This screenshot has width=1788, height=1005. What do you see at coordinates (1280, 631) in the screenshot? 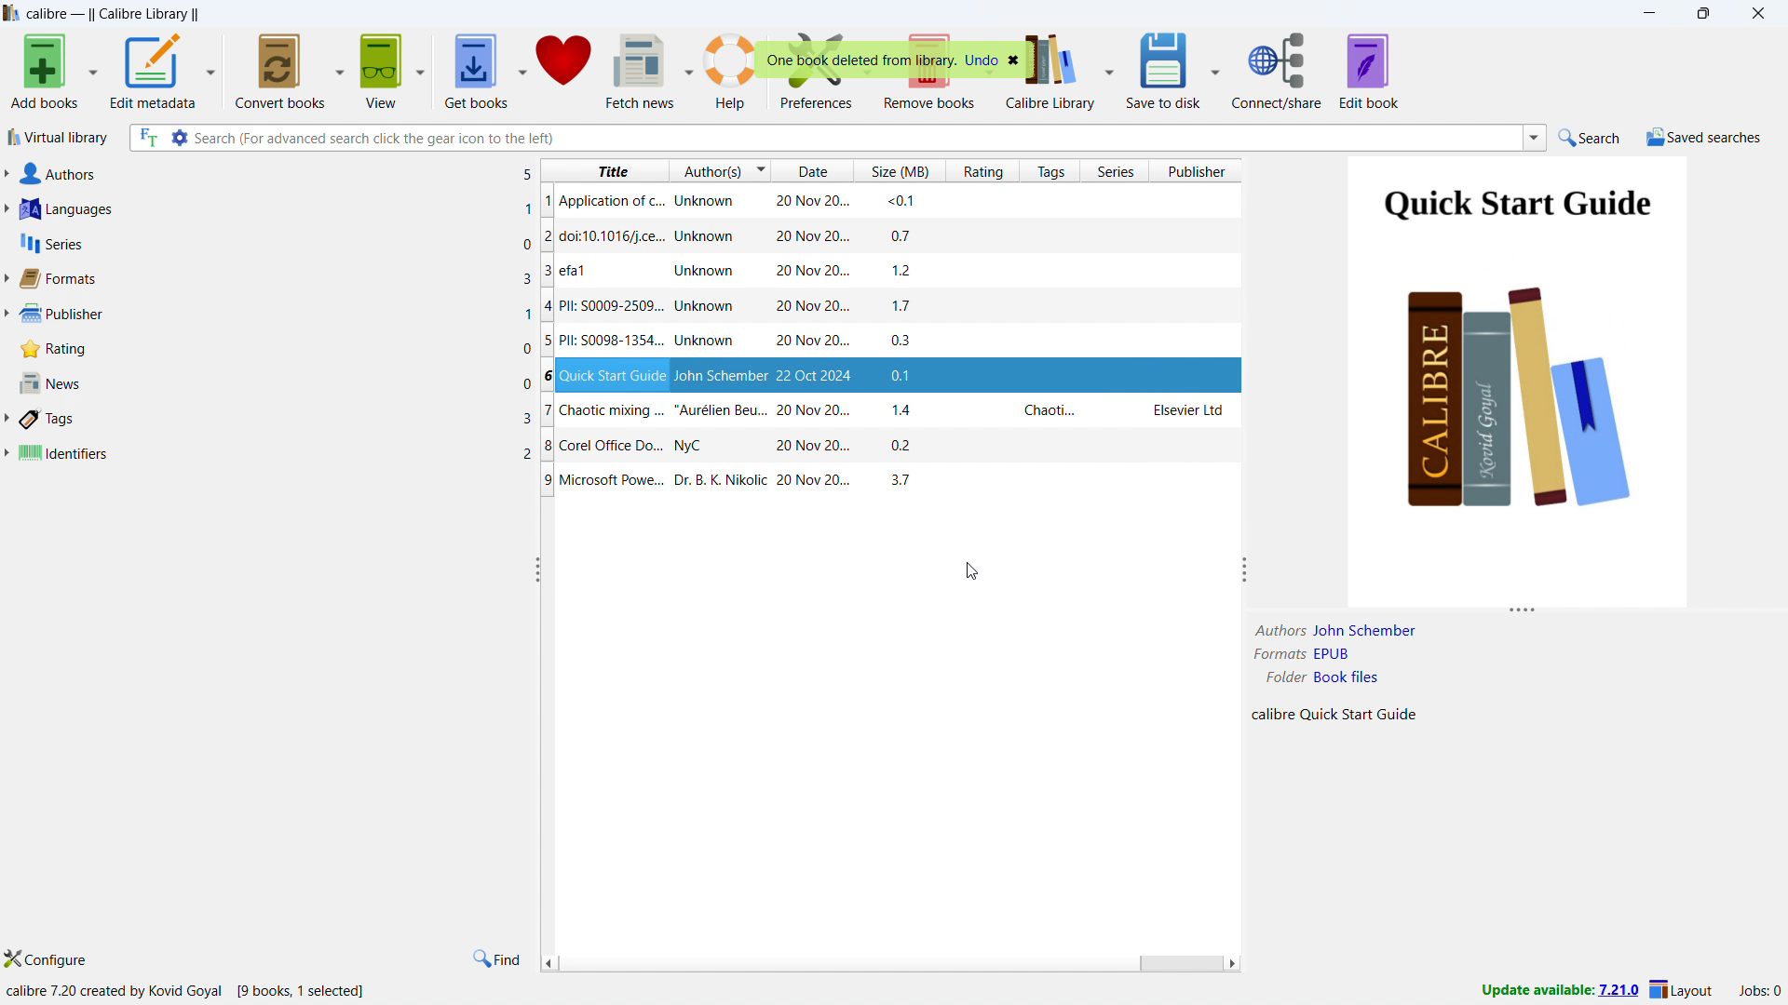
I see `Formats` at bounding box center [1280, 631].